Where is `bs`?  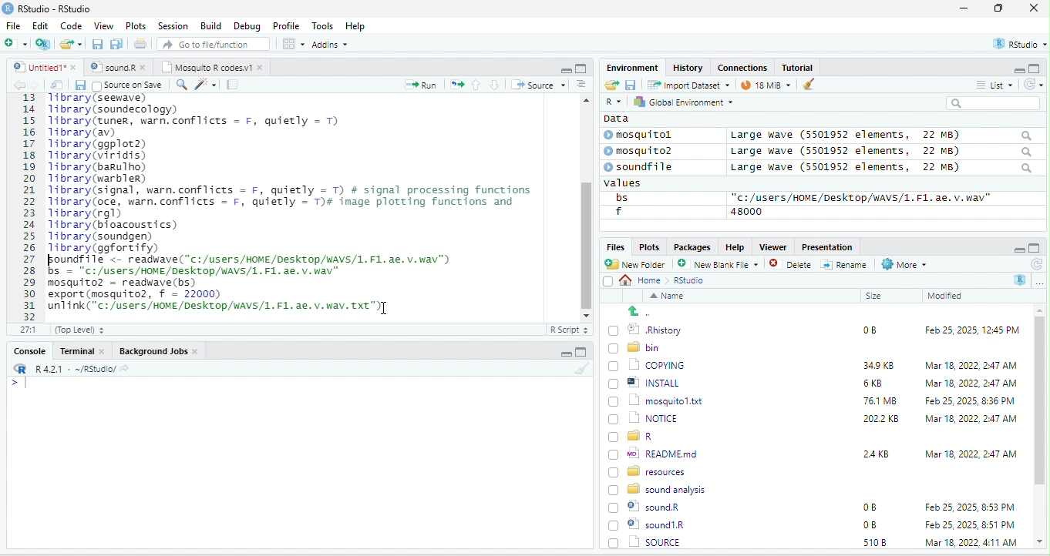
bs is located at coordinates (619, 197).